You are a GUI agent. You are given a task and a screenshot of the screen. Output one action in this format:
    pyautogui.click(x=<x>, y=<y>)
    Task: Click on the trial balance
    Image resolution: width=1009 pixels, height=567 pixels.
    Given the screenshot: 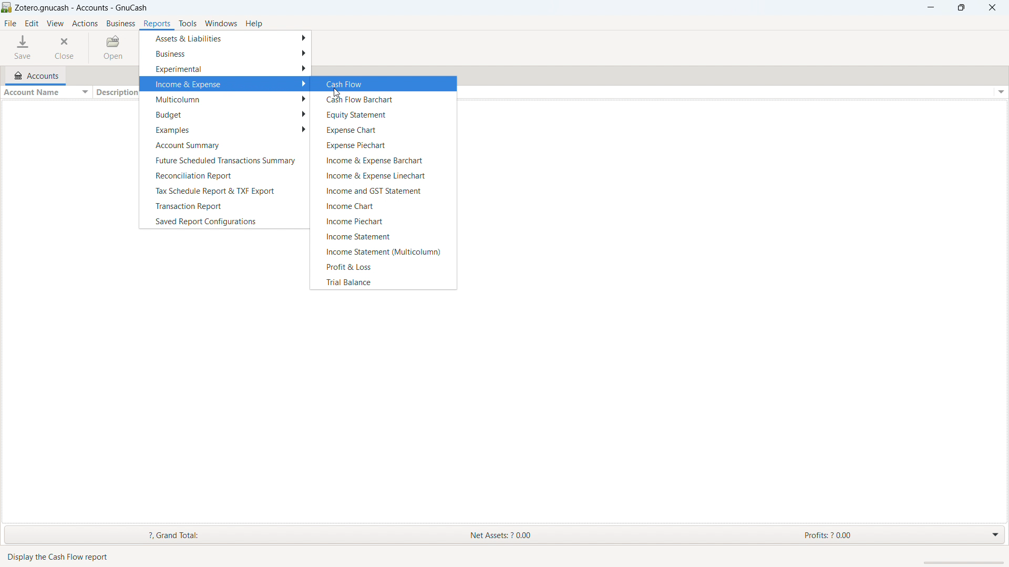 What is the action you would take?
    pyautogui.click(x=383, y=282)
    